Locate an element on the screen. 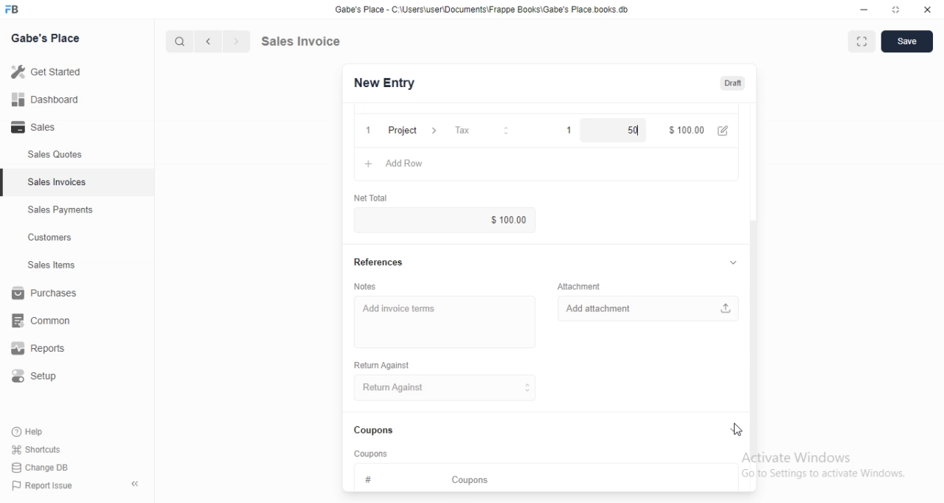 The height and width of the screenshot is (503, 944). collapse/expand is located at coordinates (733, 431).